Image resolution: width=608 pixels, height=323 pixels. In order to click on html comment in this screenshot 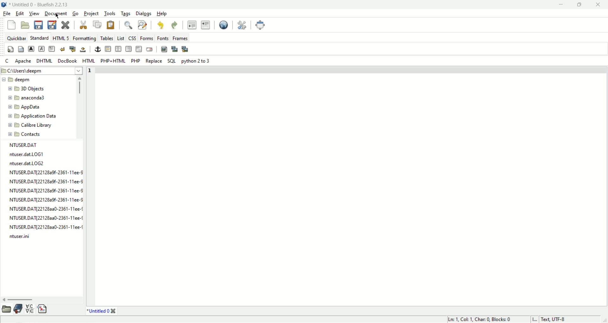, I will do `click(139, 49)`.